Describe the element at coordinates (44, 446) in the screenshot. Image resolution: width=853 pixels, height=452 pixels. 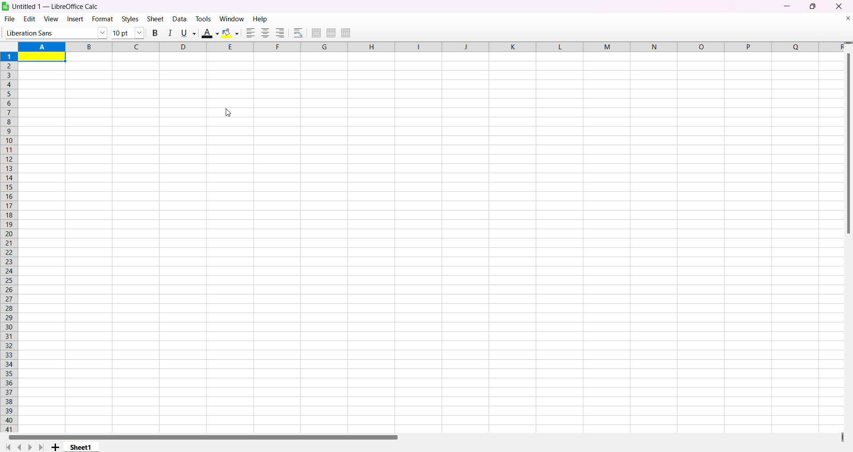
I see `last` at that location.